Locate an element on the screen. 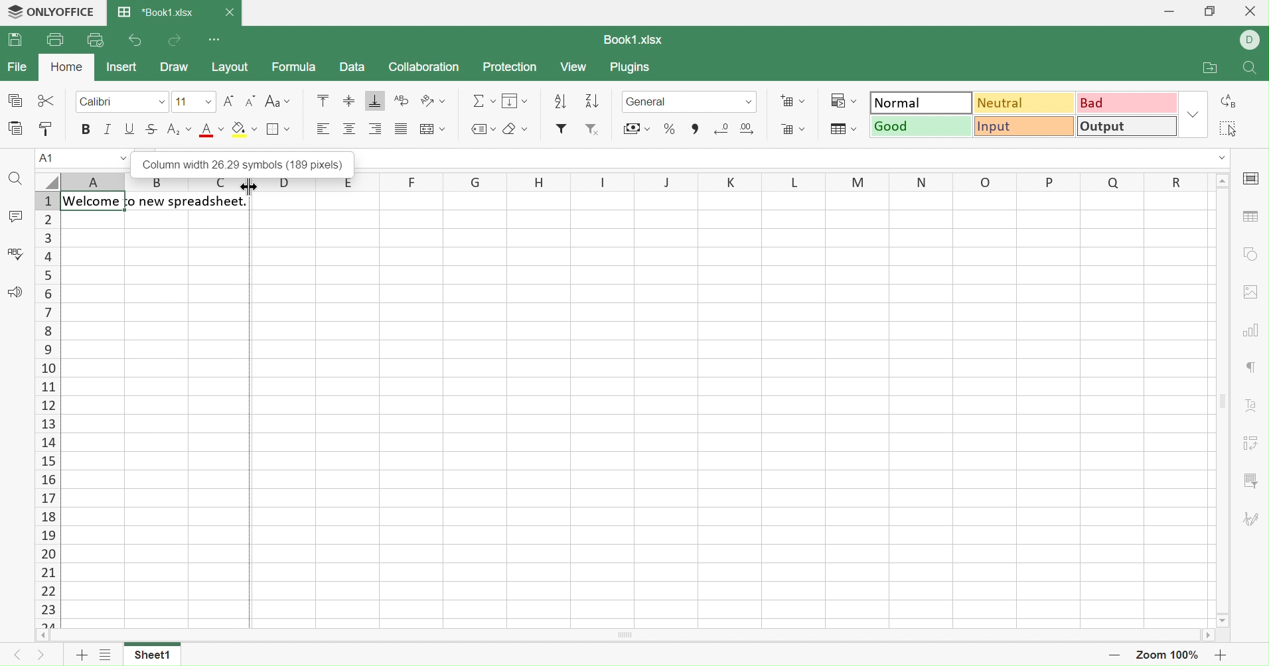 The width and height of the screenshot is (1269, 666). Align is located at coordinates (348, 129).